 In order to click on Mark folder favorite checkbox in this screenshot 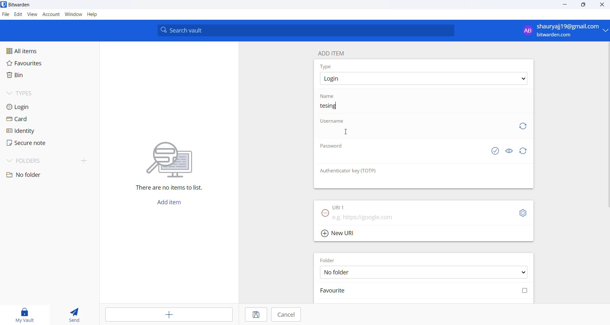, I will do `click(423, 291)`.